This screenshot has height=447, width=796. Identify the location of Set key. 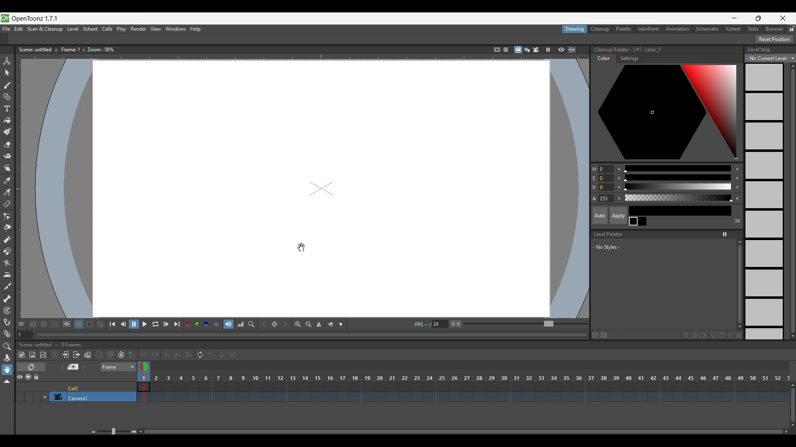
(275, 324).